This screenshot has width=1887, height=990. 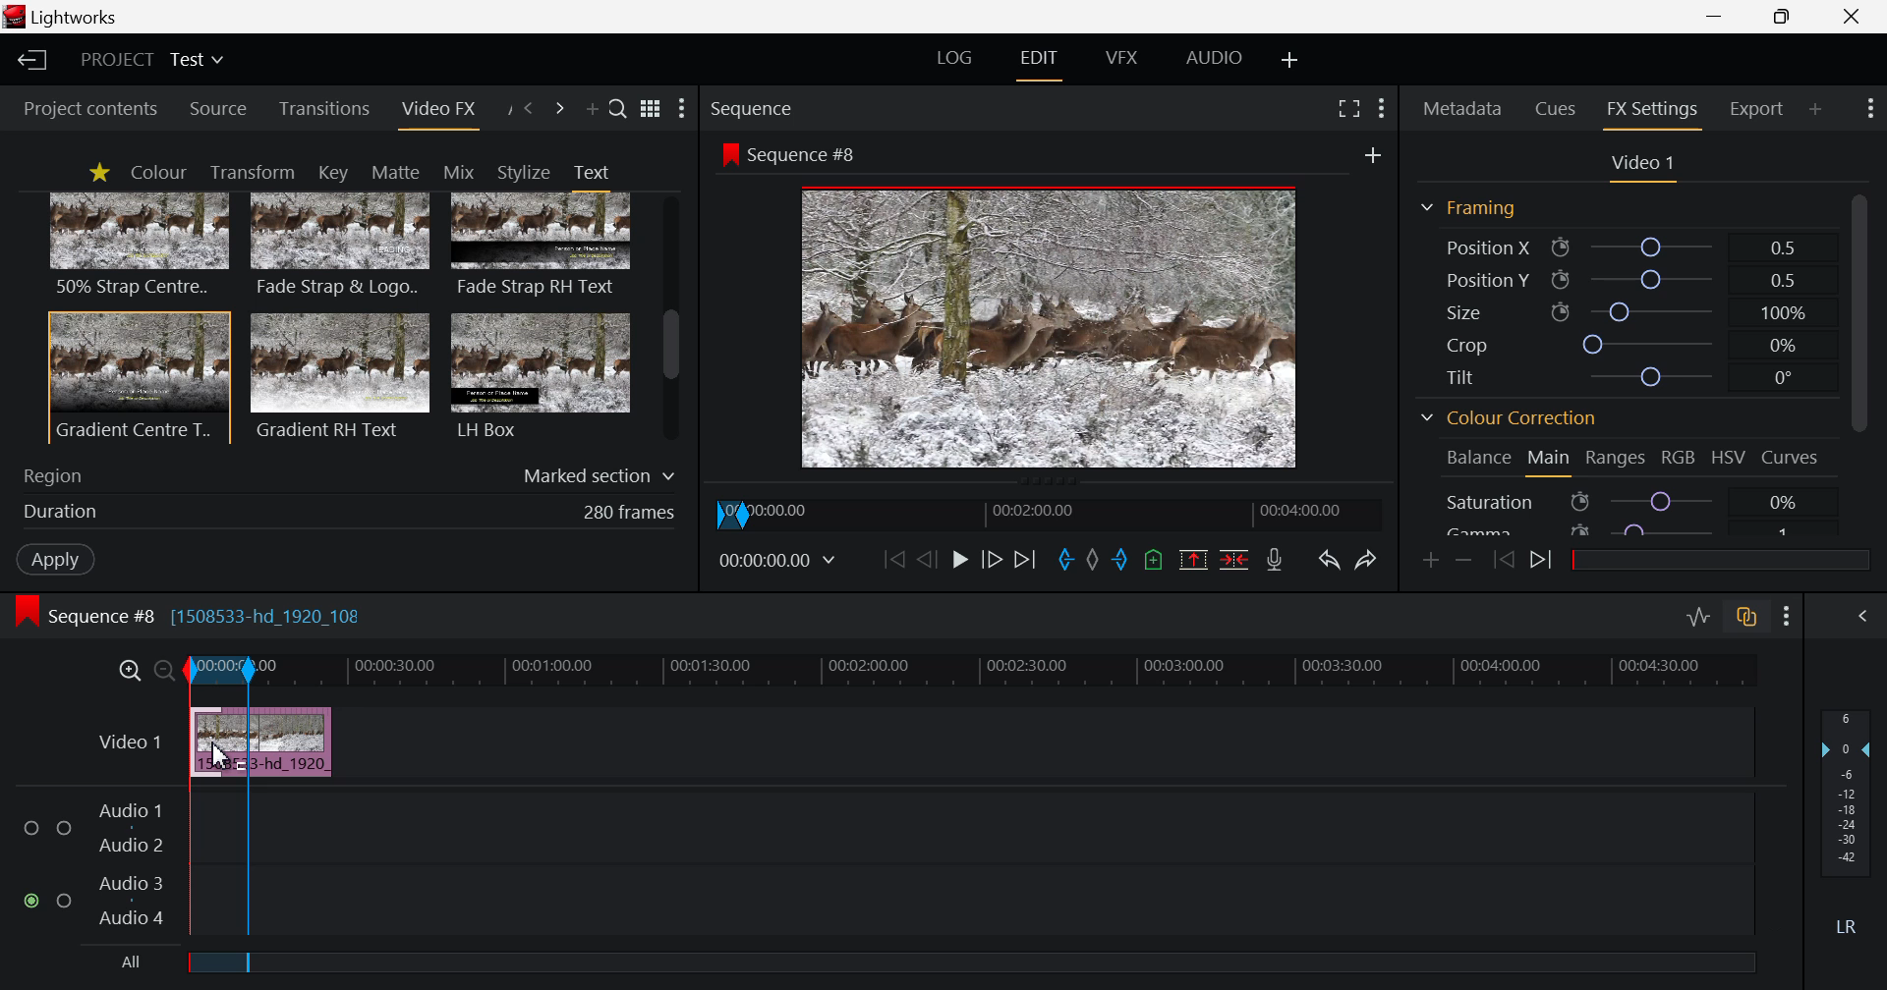 I want to click on Show Settings, so click(x=1867, y=109).